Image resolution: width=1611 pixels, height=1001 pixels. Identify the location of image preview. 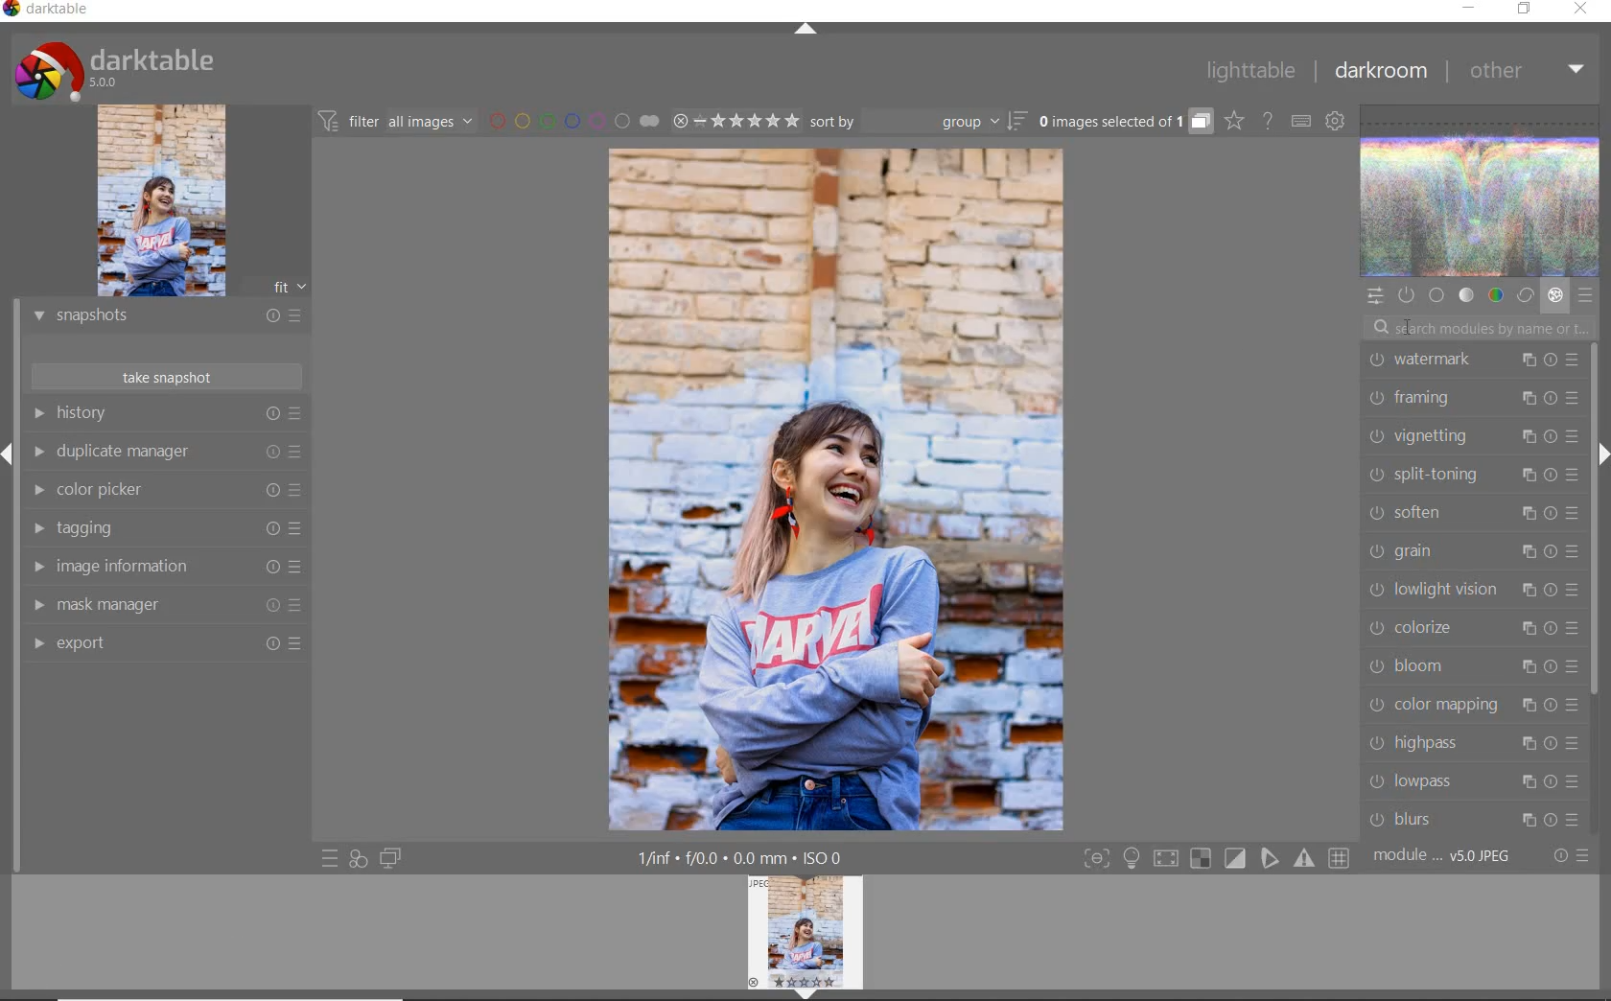
(190, 201).